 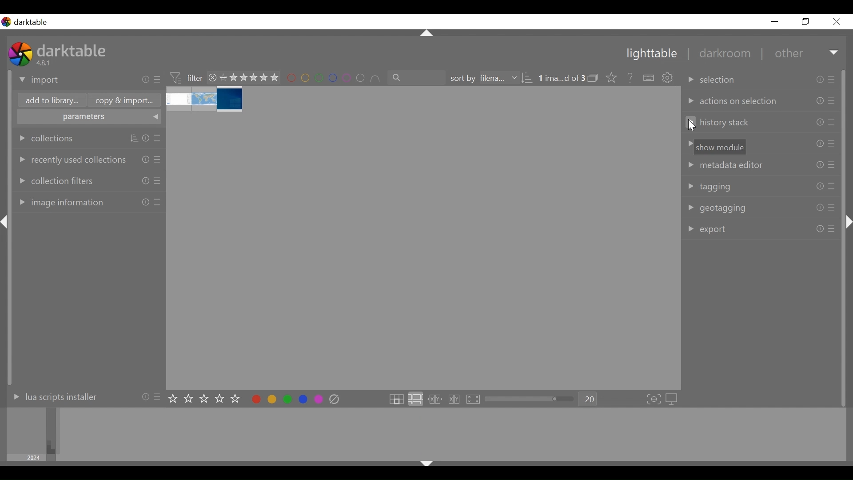 What do you see at coordinates (474, 400) in the screenshot?
I see `click to enter full preview layout` at bounding box center [474, 400].